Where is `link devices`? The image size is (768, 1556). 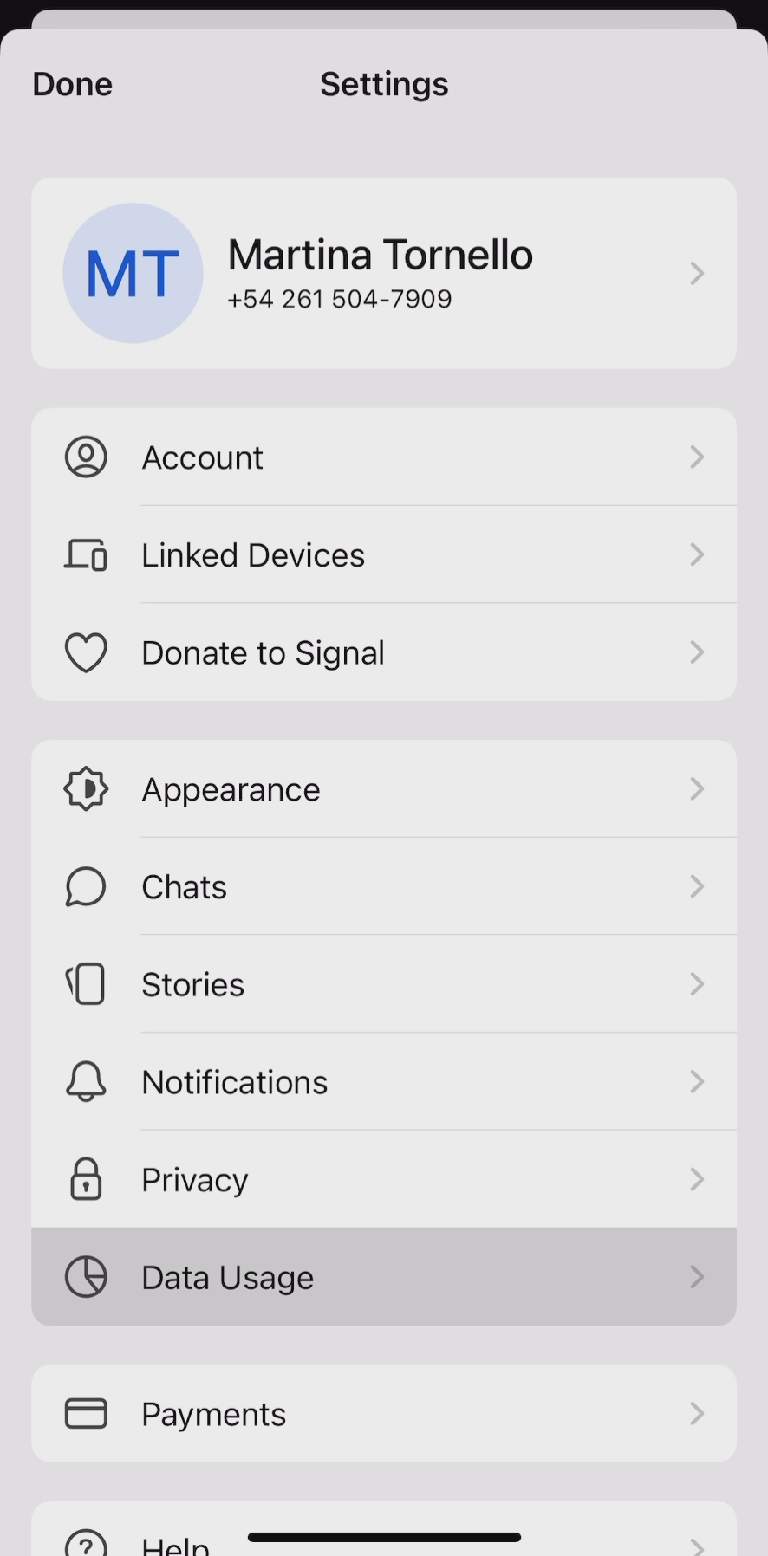
link devices is located at coordinates (382, 557).